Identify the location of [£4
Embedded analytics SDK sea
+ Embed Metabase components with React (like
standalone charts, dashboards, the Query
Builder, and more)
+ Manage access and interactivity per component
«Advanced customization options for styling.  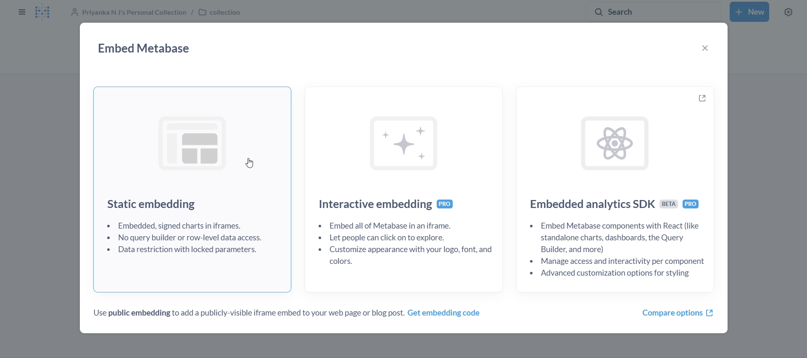
(617, 188).